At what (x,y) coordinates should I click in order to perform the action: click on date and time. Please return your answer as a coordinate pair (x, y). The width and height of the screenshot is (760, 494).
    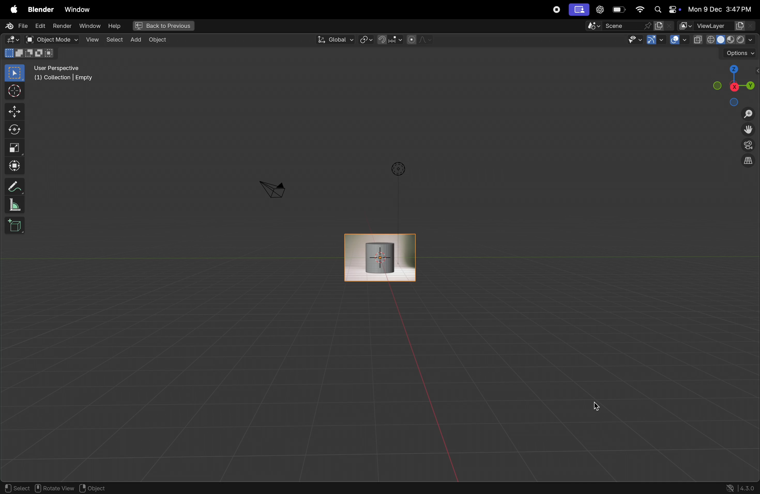
    Looking at the image, I should click on (720, 10).